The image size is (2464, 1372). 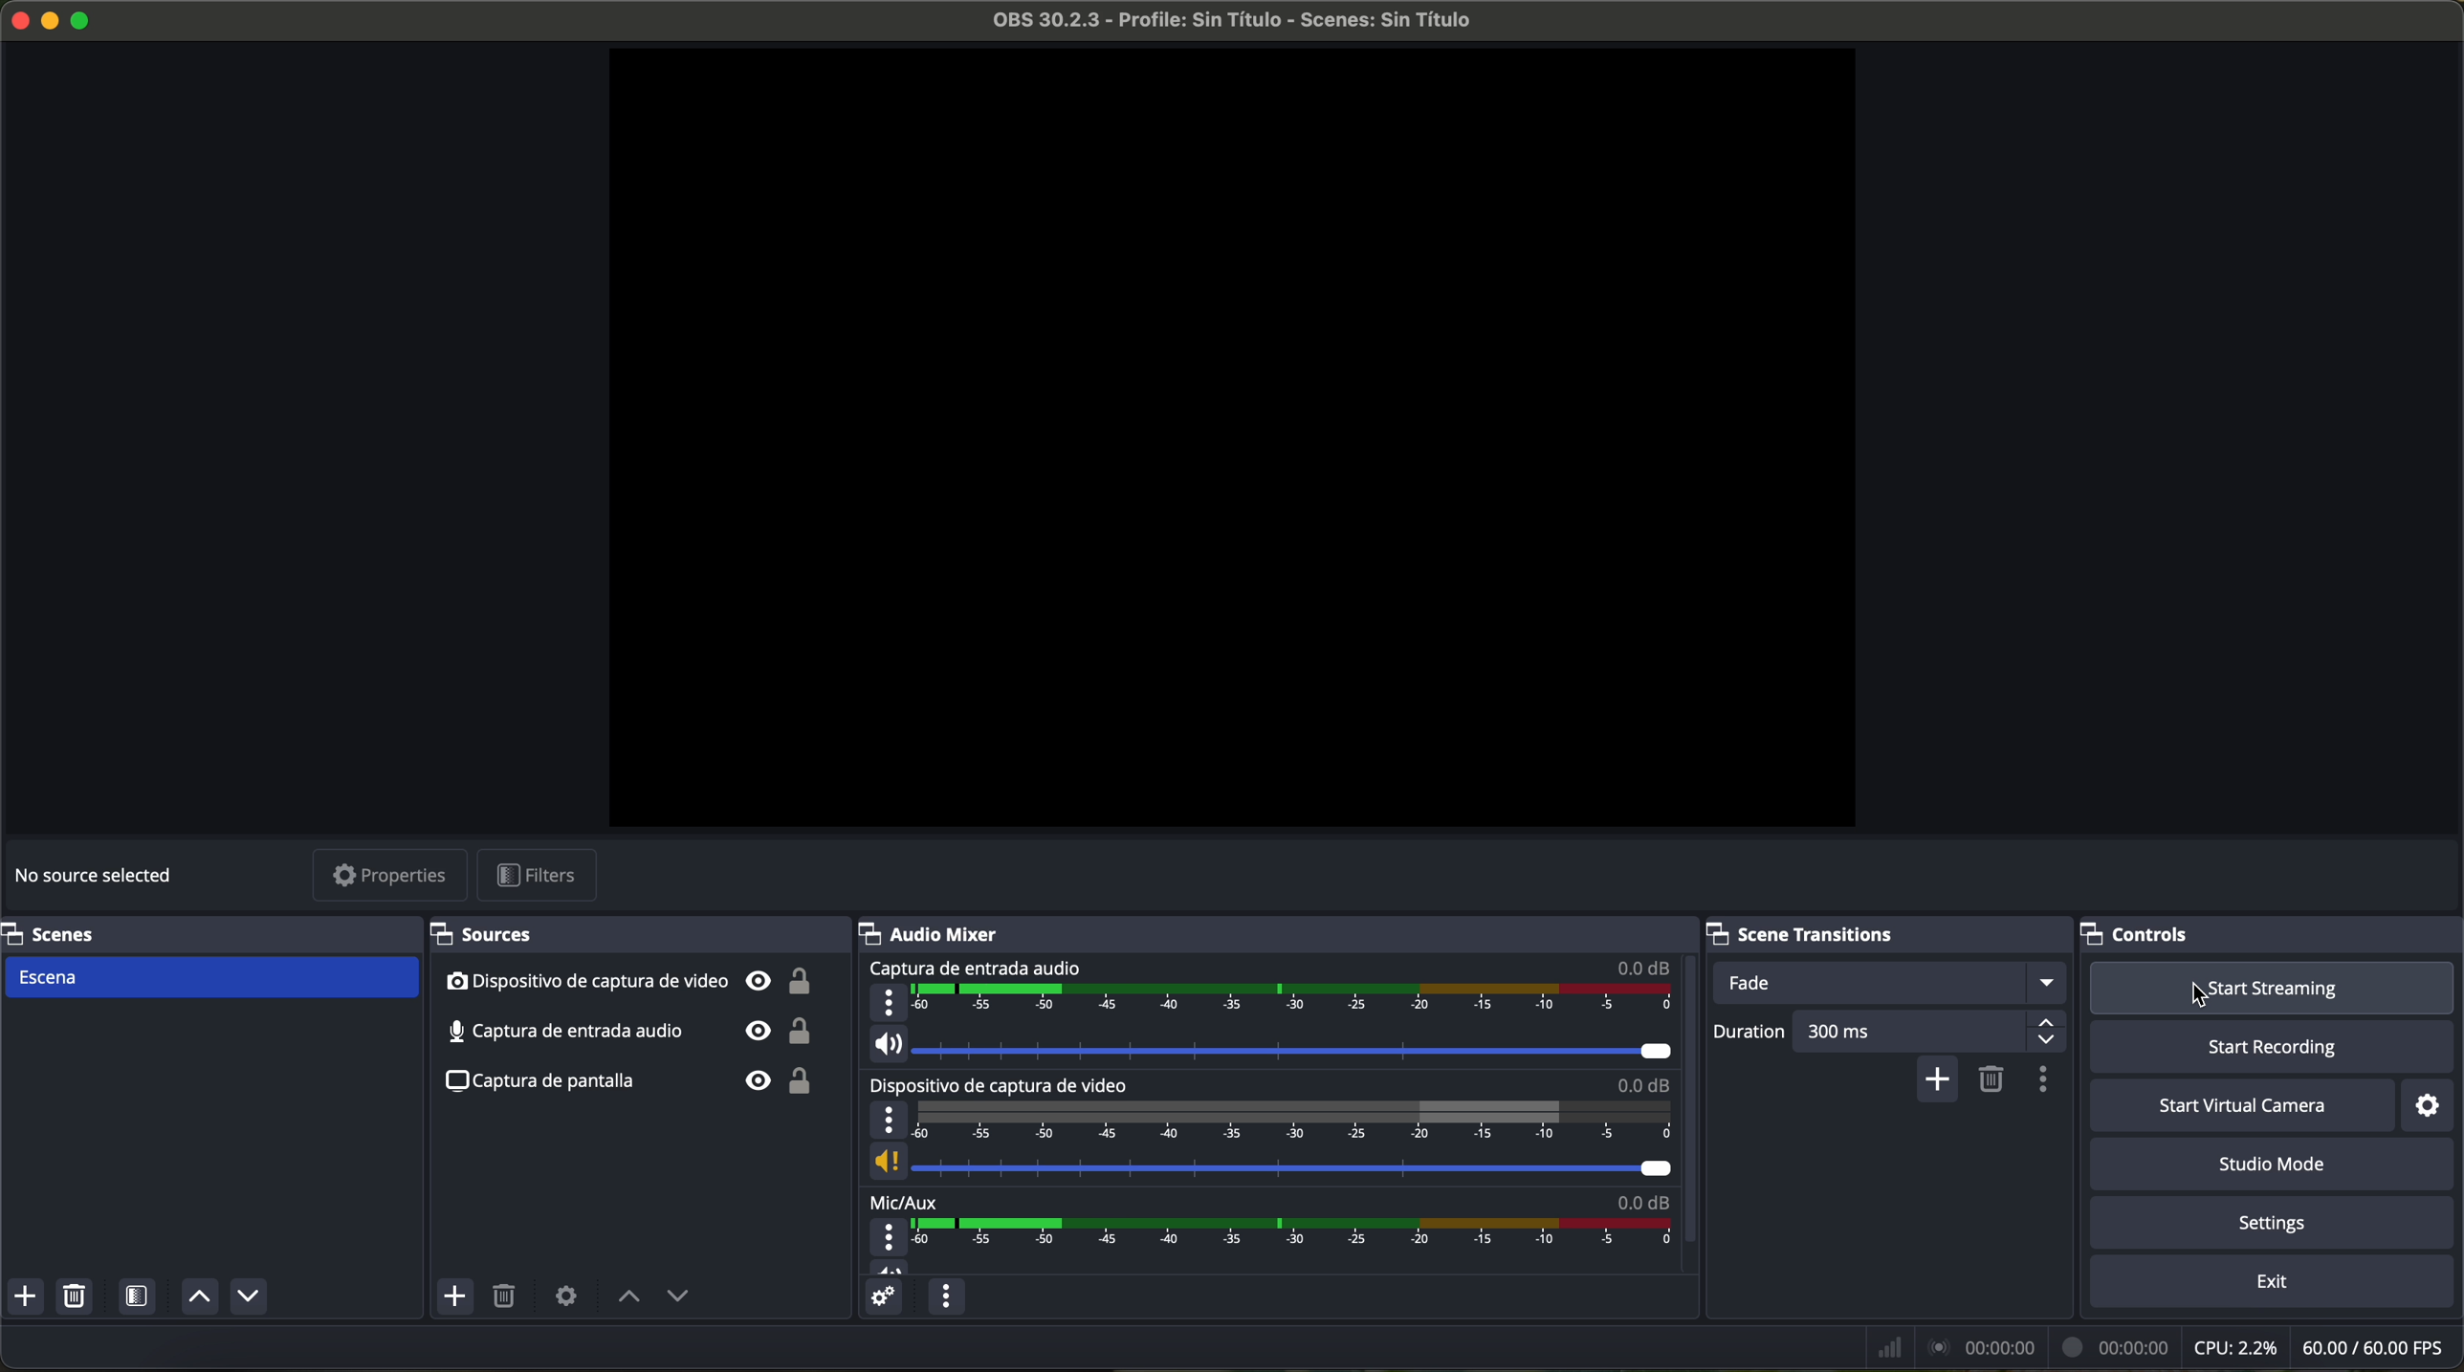 I want to click on close program, so click(x=15, y=17).